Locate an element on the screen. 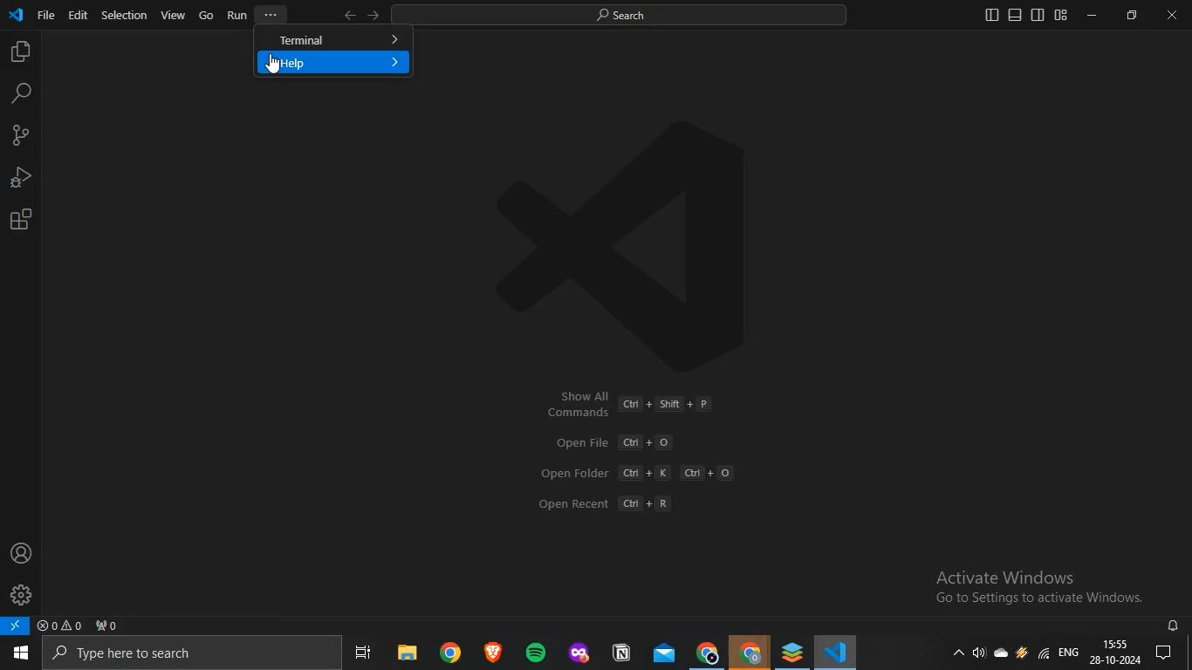 Image resolution: width=1192 pixels, height=670 pixels. outlook is located at coordinates (661, 654).